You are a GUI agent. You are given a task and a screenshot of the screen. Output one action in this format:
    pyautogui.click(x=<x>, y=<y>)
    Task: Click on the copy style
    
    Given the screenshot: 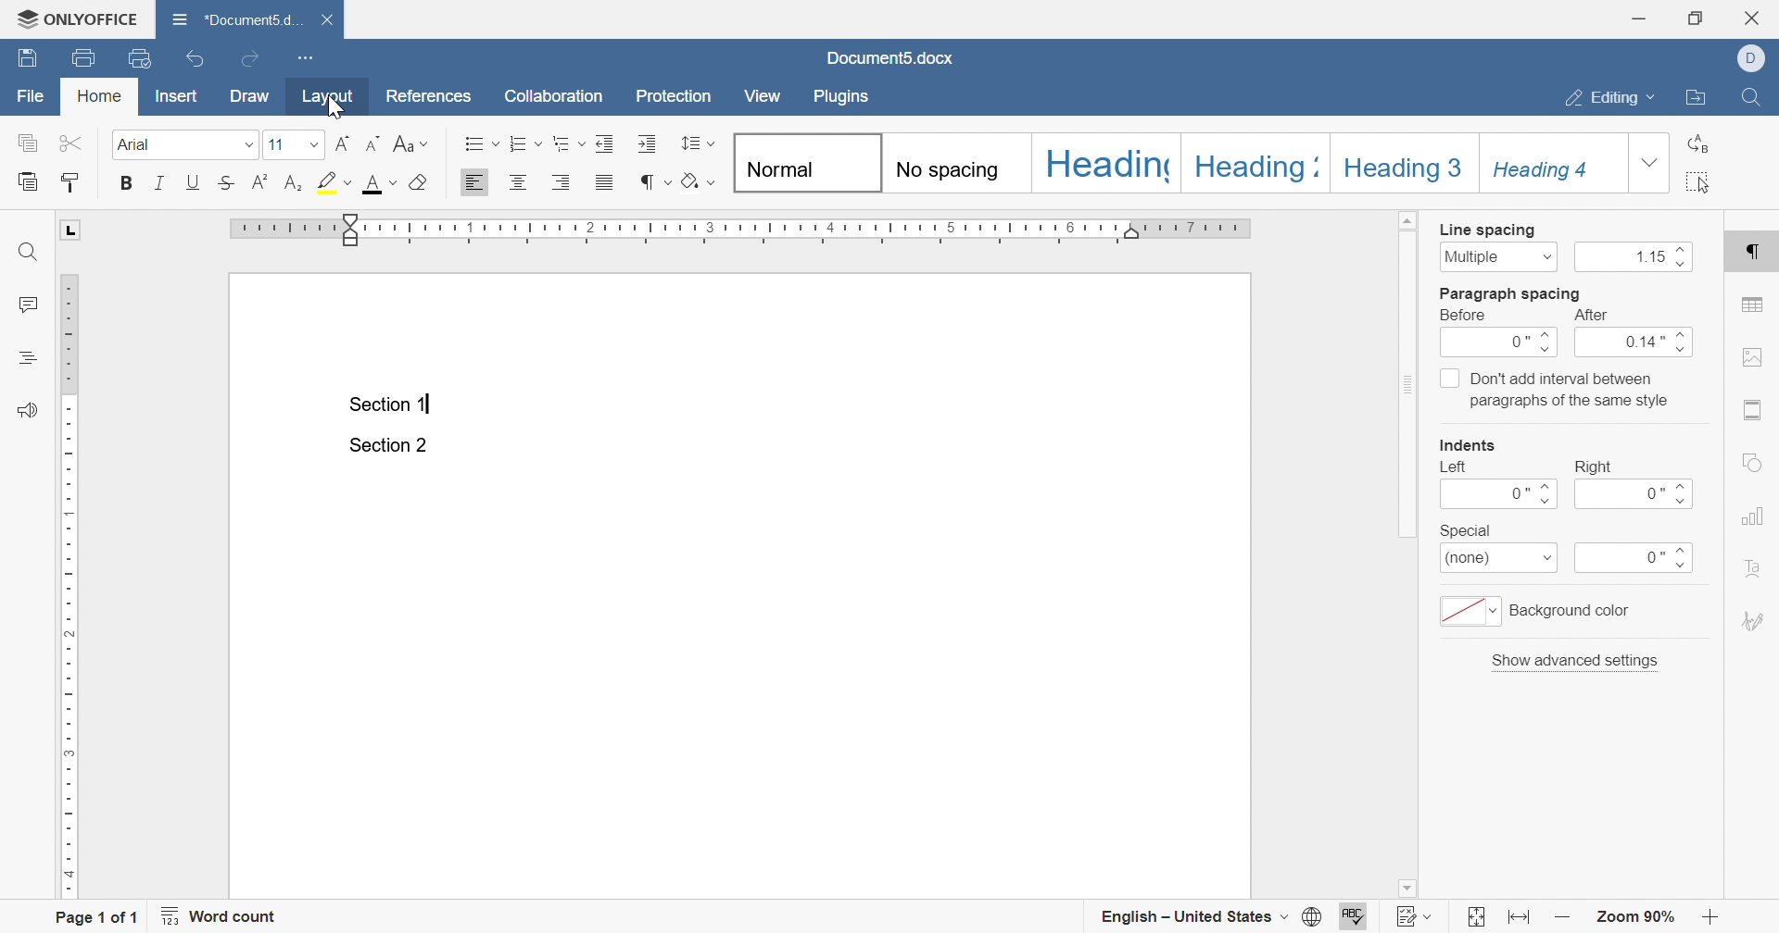 What is the action you would take?
    pyautogui.click(x=68, y=183)
    